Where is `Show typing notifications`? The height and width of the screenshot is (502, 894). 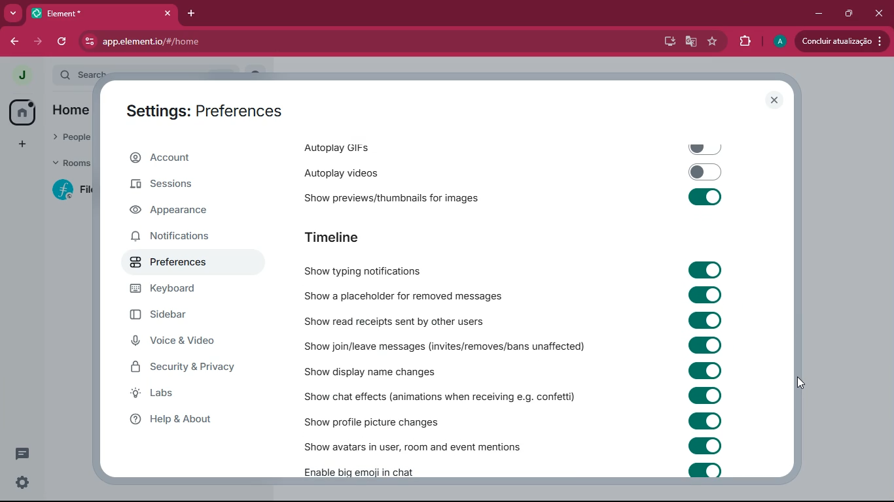 Show typing notifications is located at coordinates (513, 269).